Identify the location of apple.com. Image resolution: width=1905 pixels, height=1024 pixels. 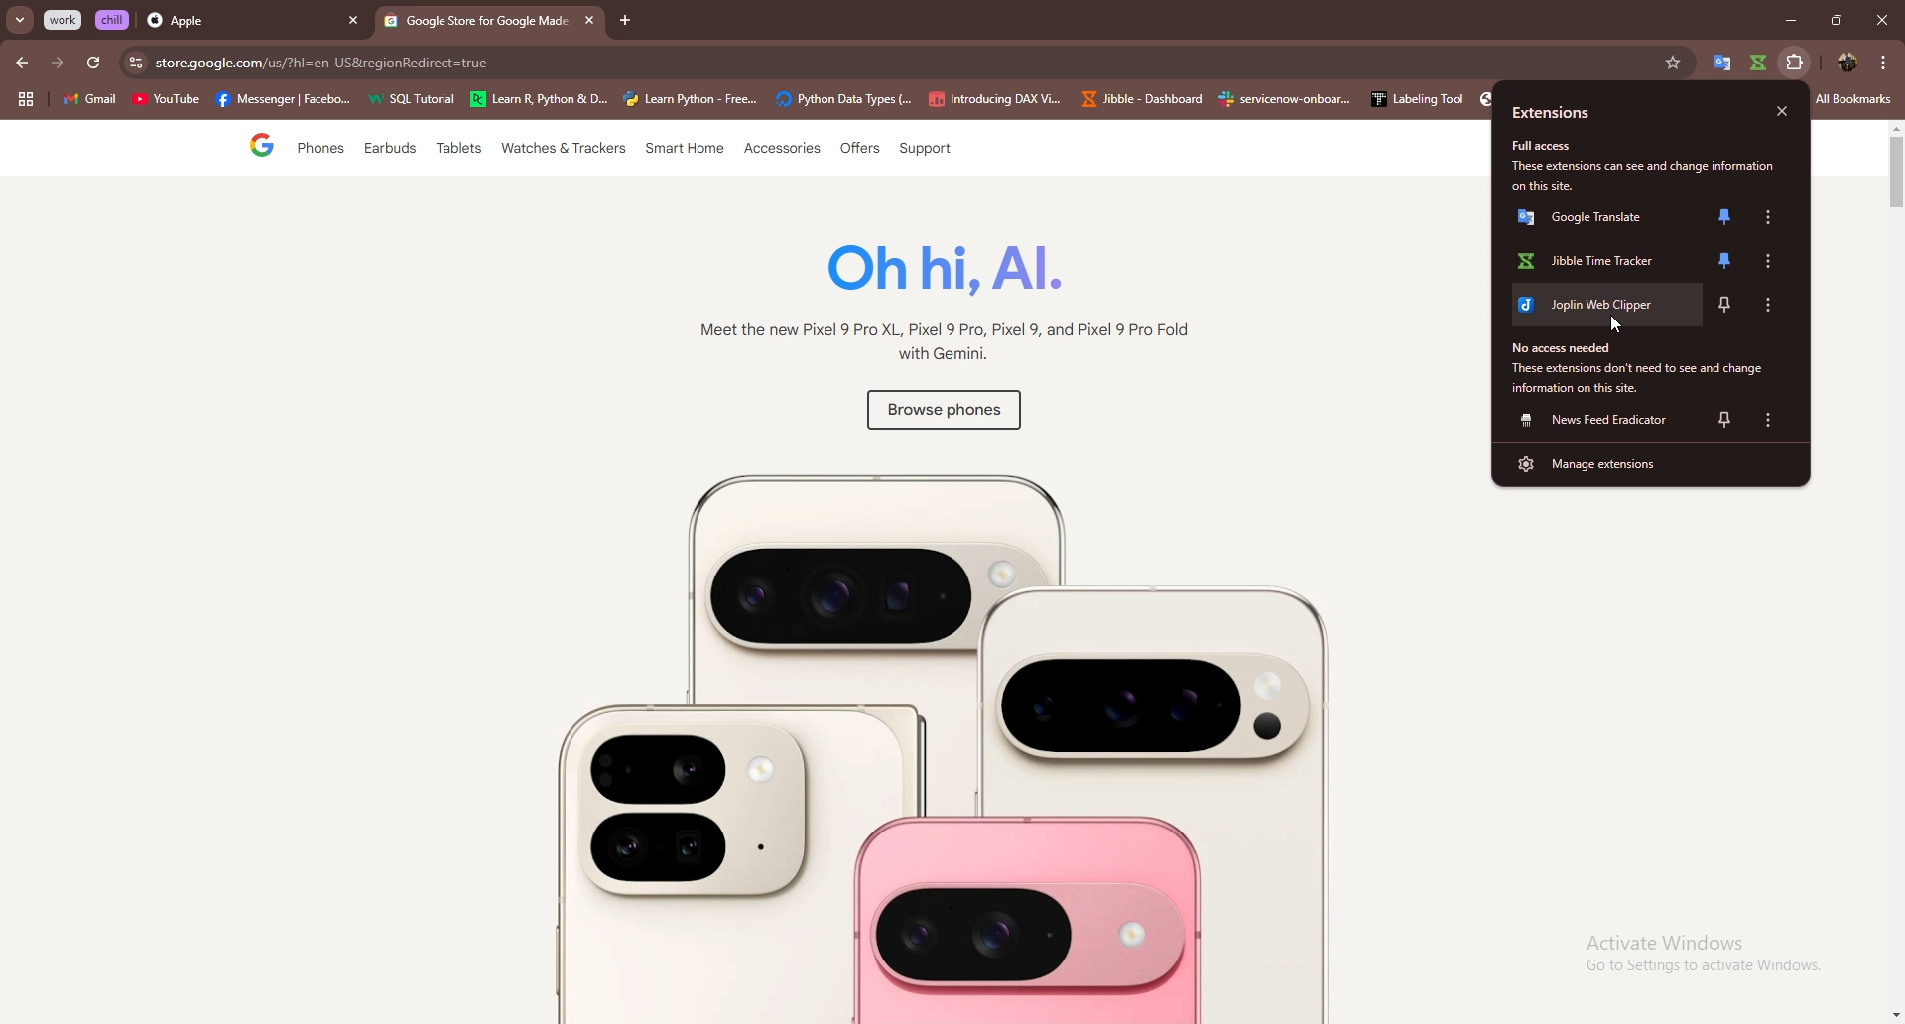
(899, 63).